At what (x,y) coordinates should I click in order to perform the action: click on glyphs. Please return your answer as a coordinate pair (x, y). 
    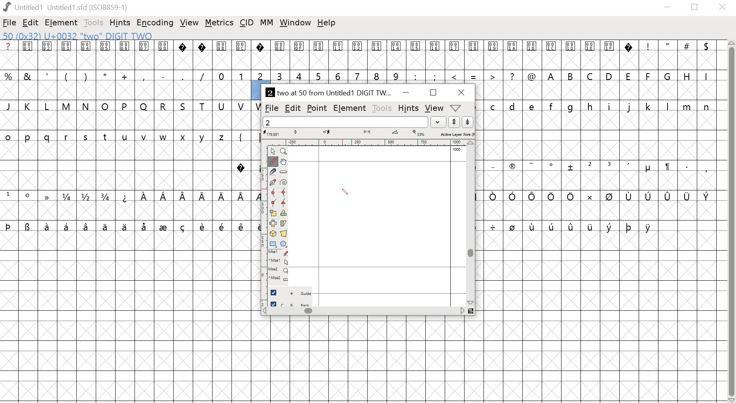
    Looking at the image, I should click on (128, 221).